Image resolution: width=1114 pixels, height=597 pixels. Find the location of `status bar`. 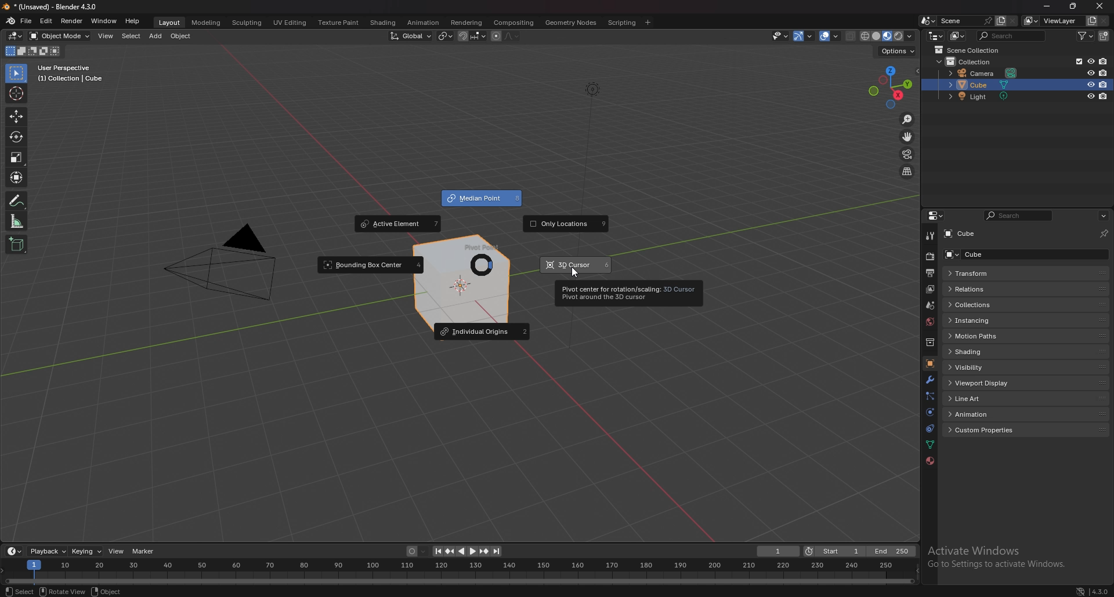

status bar is located at coordinates (236, 591).